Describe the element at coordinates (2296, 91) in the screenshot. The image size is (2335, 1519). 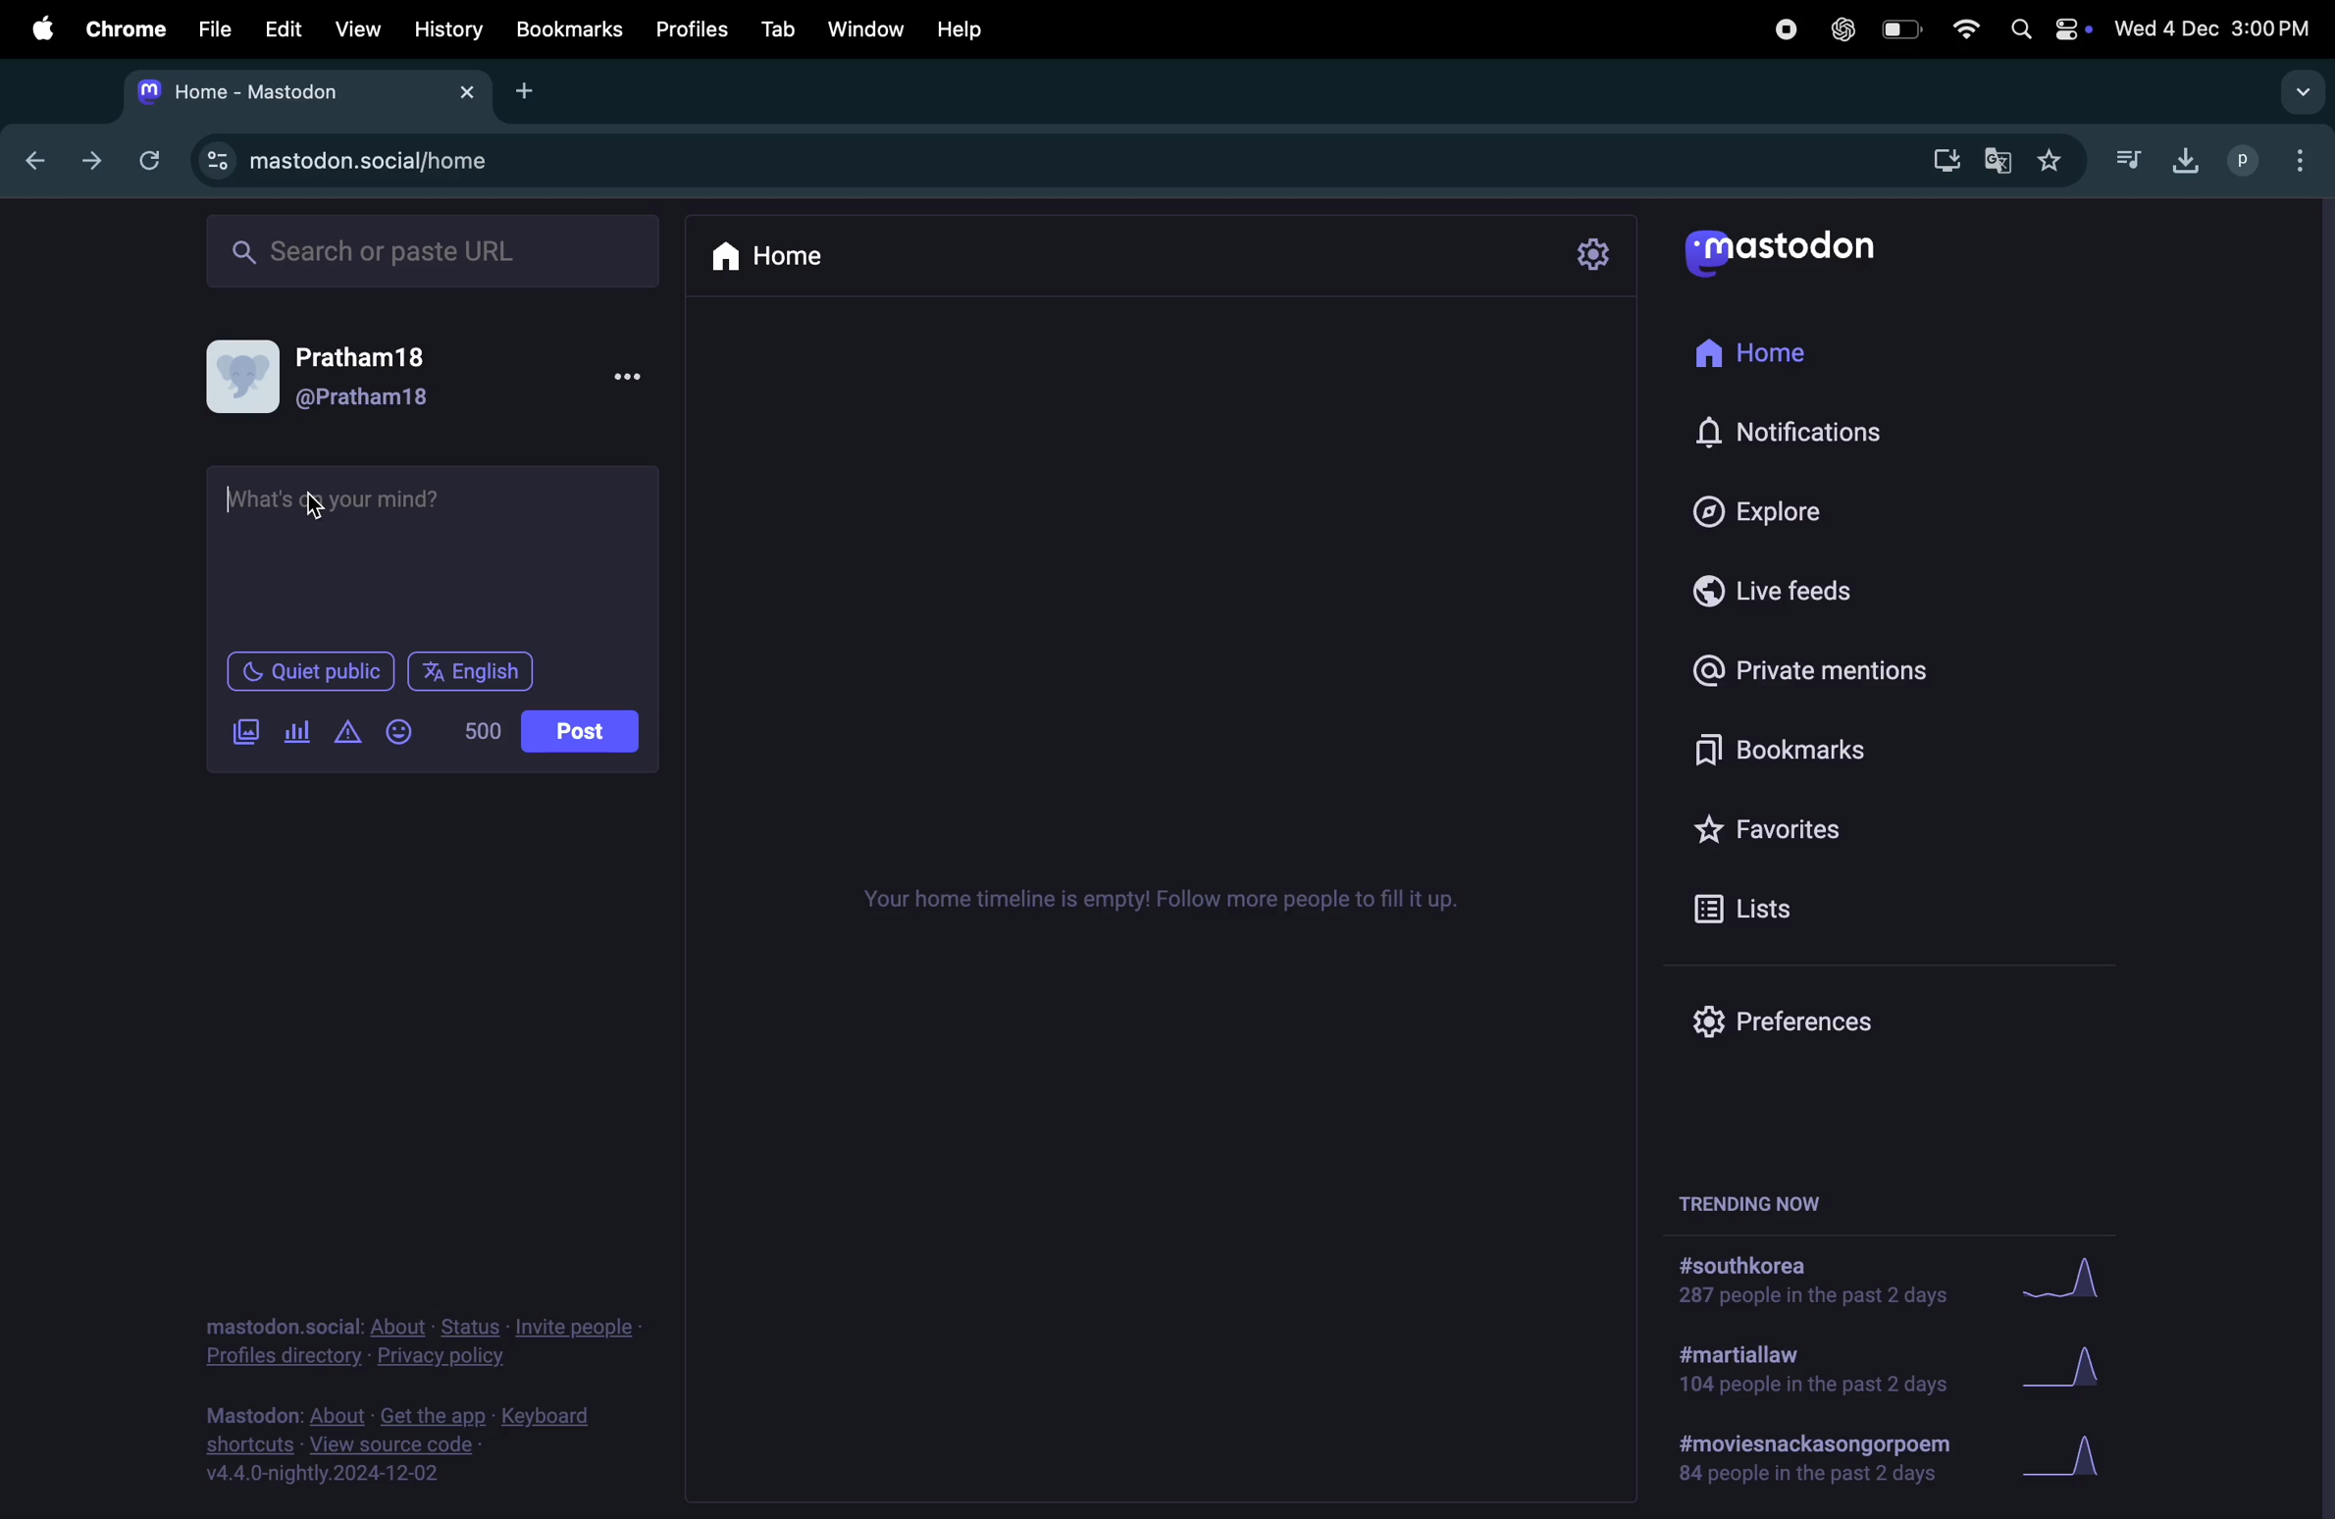
I see `drop down` at that location.